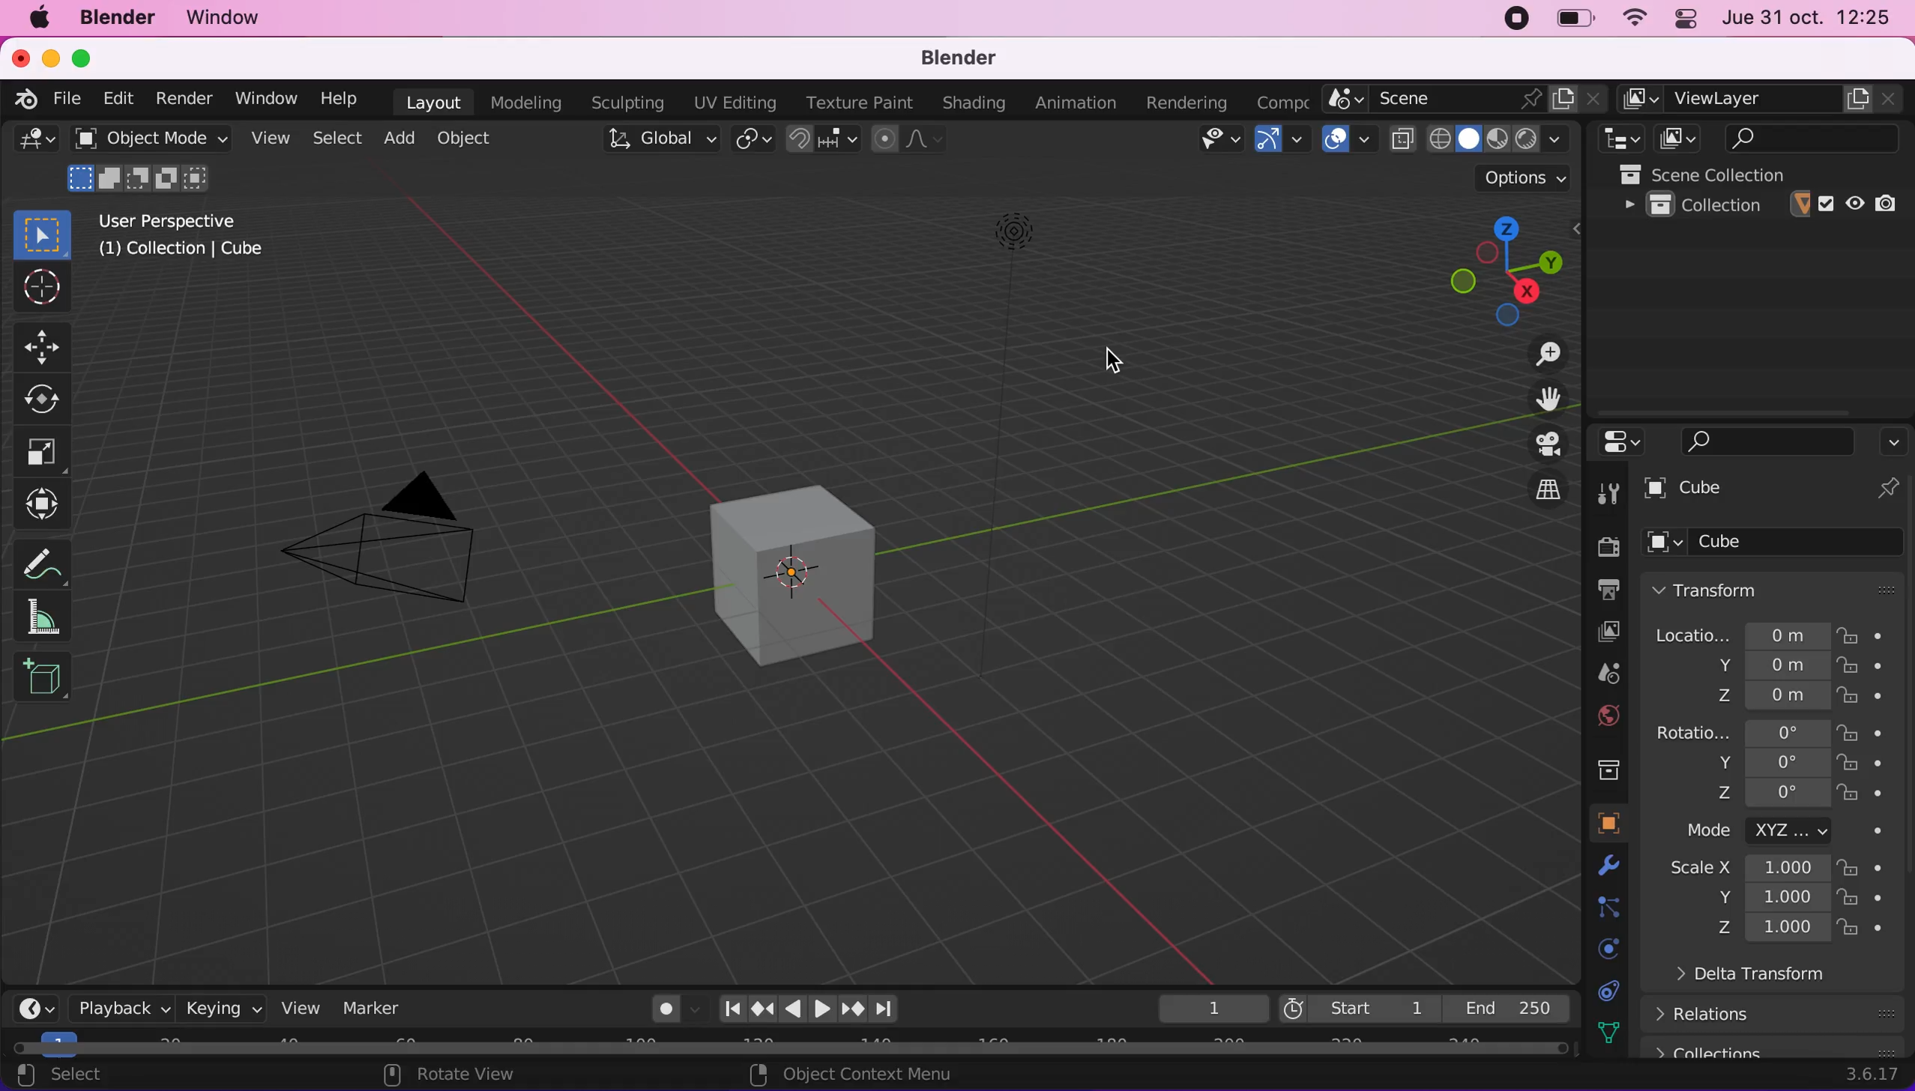  Describe the element at coordinates (1204, 1006) in the screenshot. I see `1` at that location.